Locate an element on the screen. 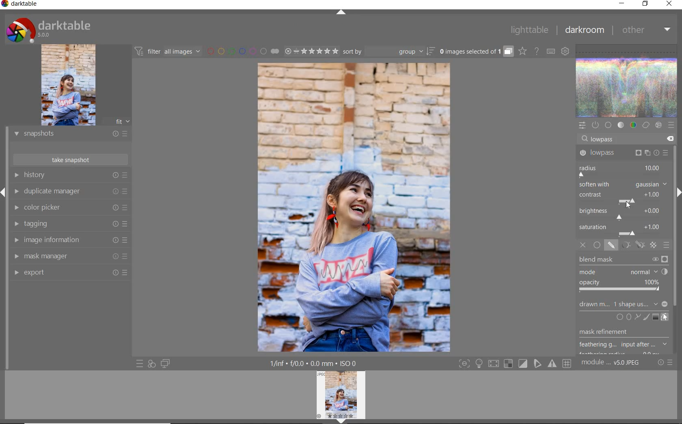 Image resolution: width=682 pixels, height=424 pixels. no mask is located at coordinates (639, 305).